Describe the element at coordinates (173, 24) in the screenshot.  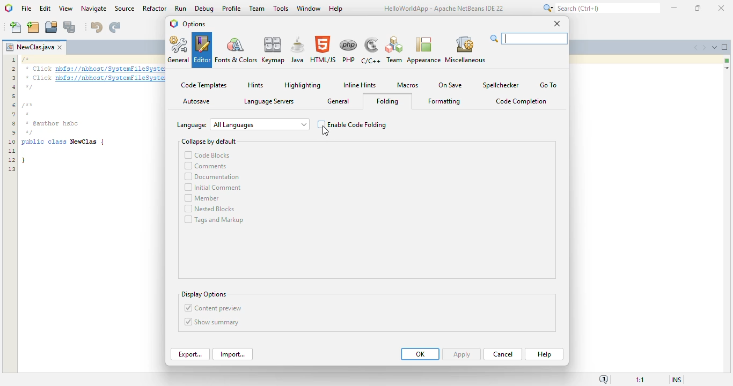
I see `logo` at that location.